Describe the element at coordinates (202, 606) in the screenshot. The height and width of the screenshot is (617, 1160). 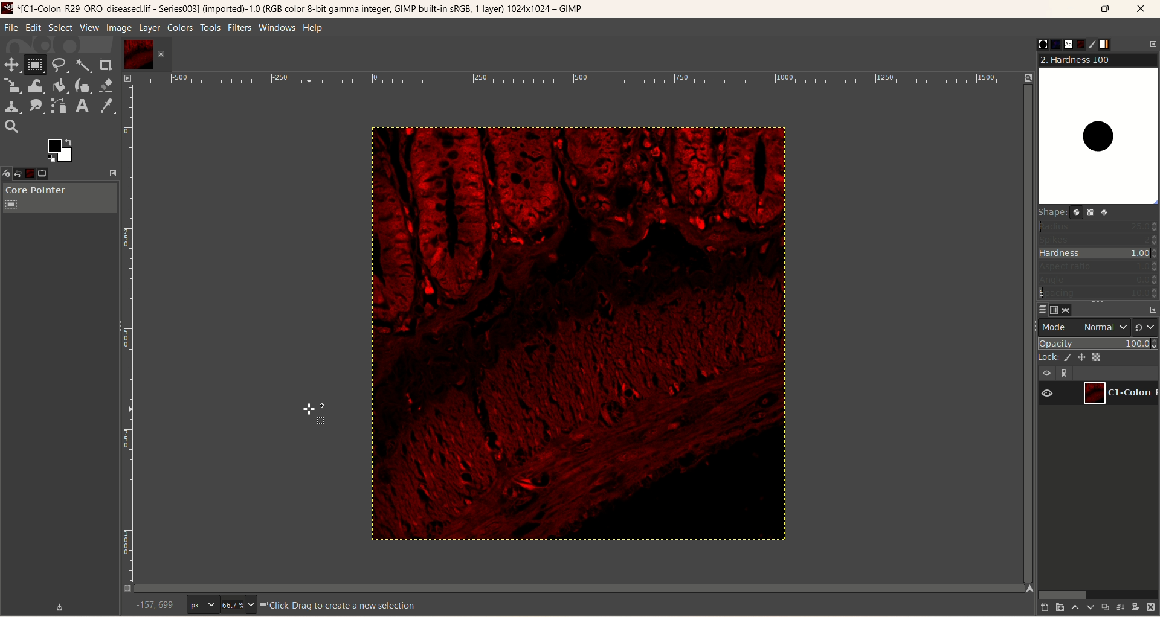
I see `pixel` at that location.